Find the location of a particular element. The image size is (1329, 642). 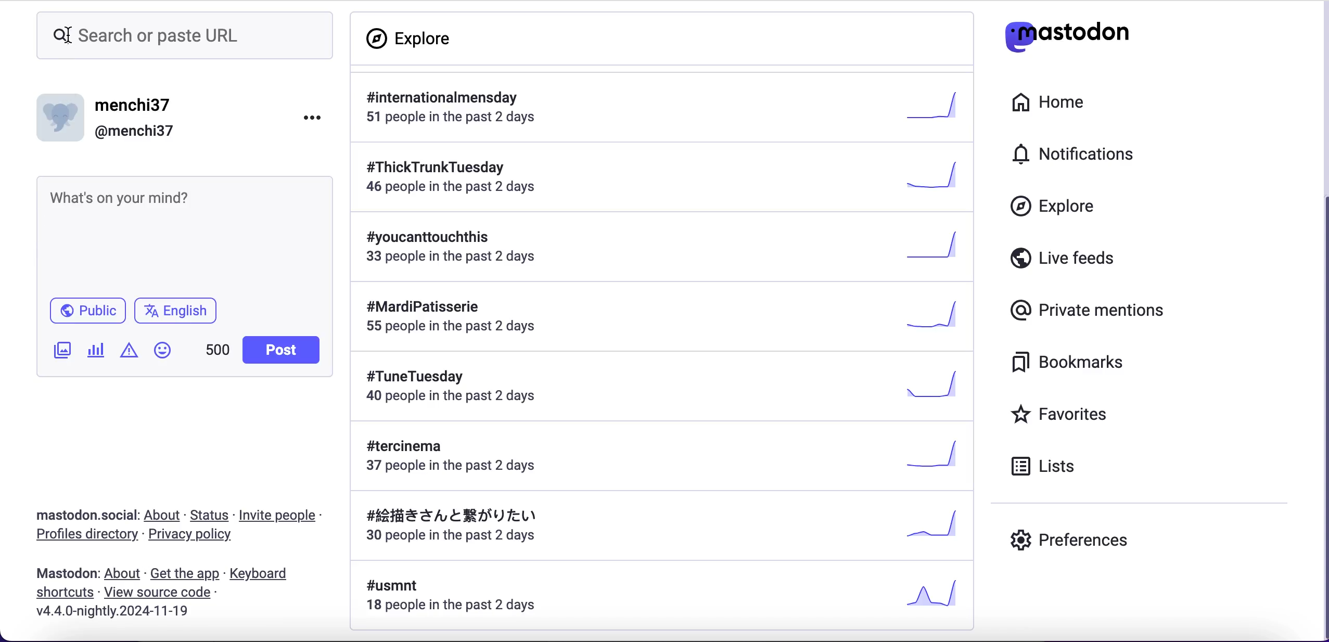

post is located at coordinates (283, 348).